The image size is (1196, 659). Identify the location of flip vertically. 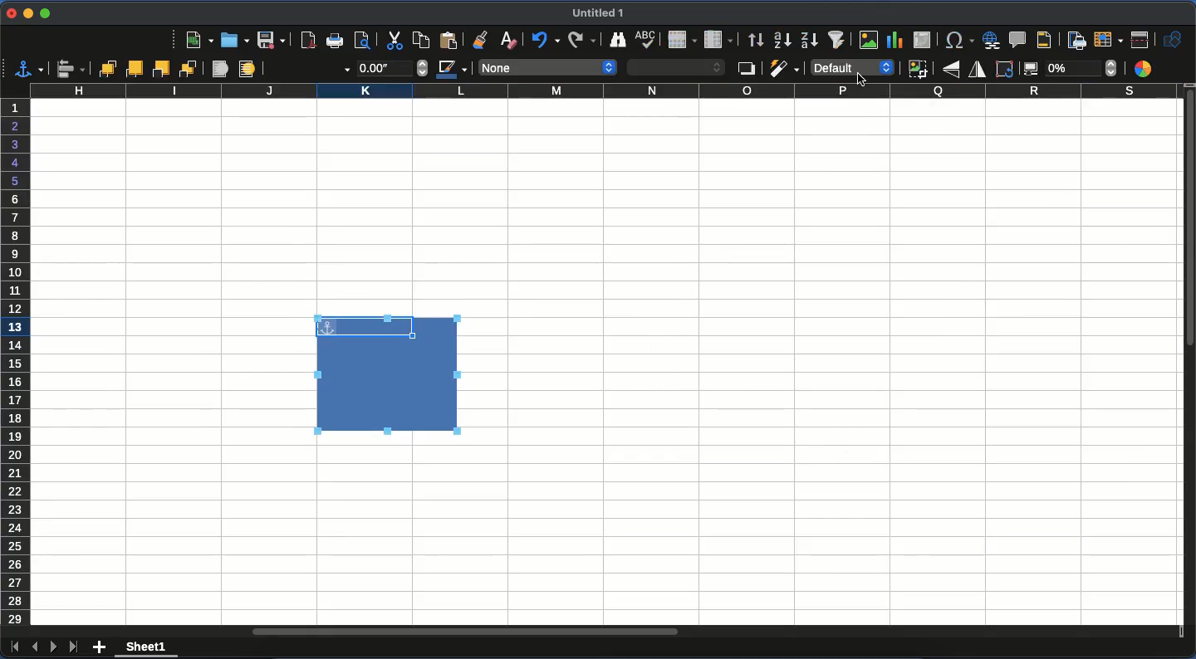
(951, 71).